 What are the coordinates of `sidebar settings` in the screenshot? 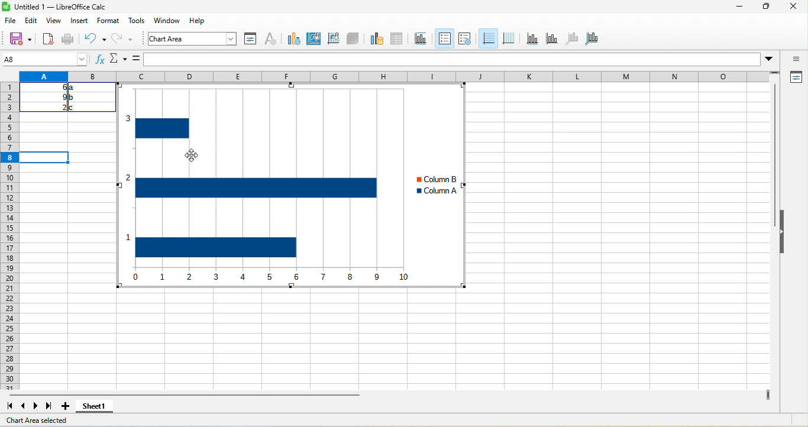 It's located at (792, 60).